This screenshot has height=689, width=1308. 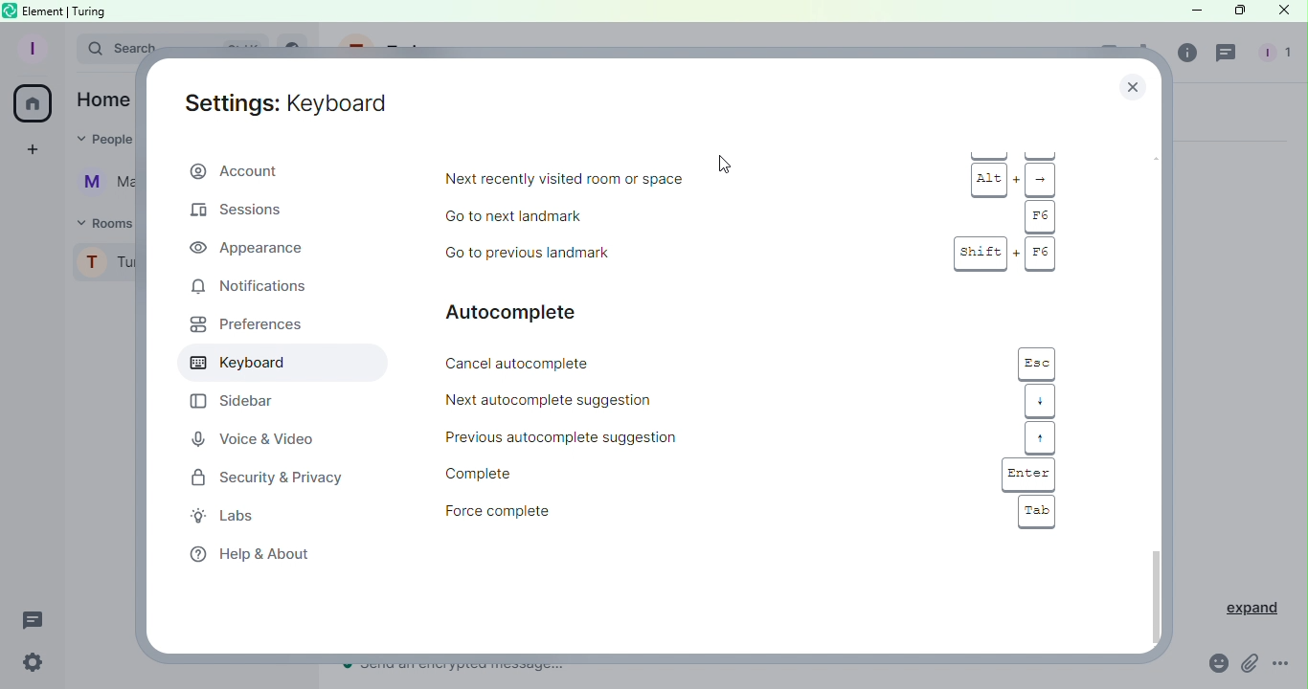 I want to click on Account, so click(x=284, y=169).